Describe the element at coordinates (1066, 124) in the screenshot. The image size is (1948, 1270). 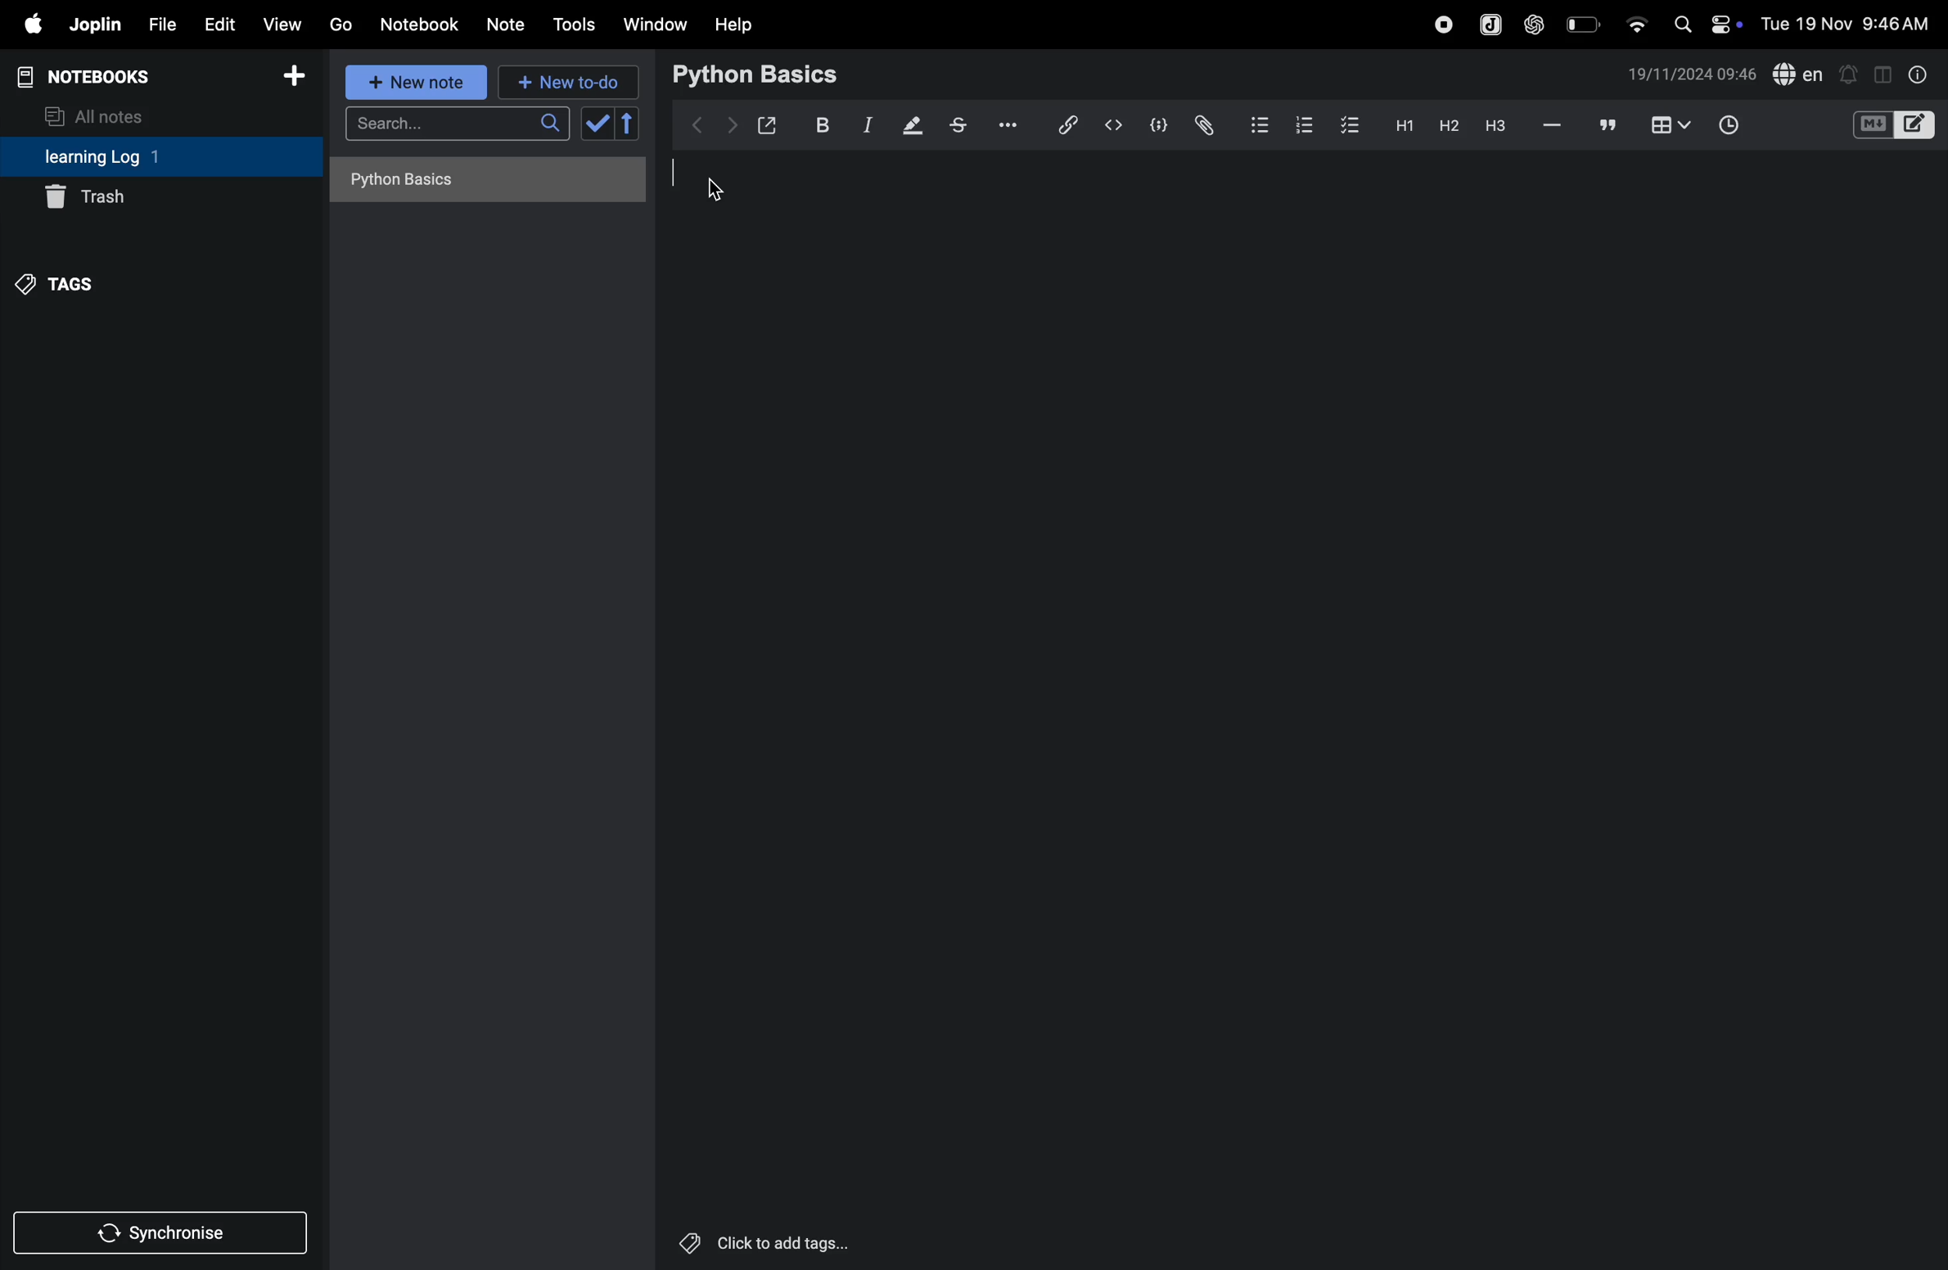
I see `hyper link` at that location.